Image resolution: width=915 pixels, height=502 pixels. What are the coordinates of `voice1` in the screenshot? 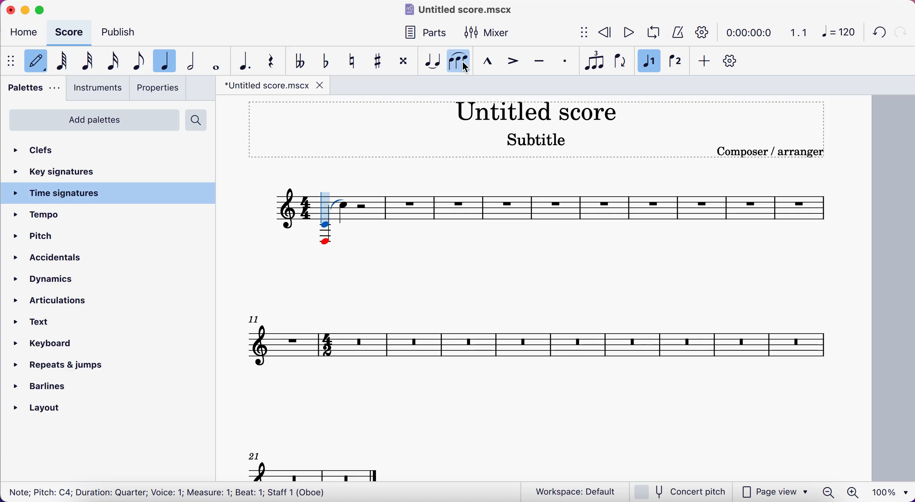 It's located at (648, 61).